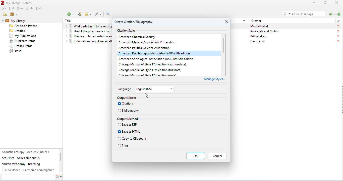  I want to click on duplicate items, so click(23, 41).